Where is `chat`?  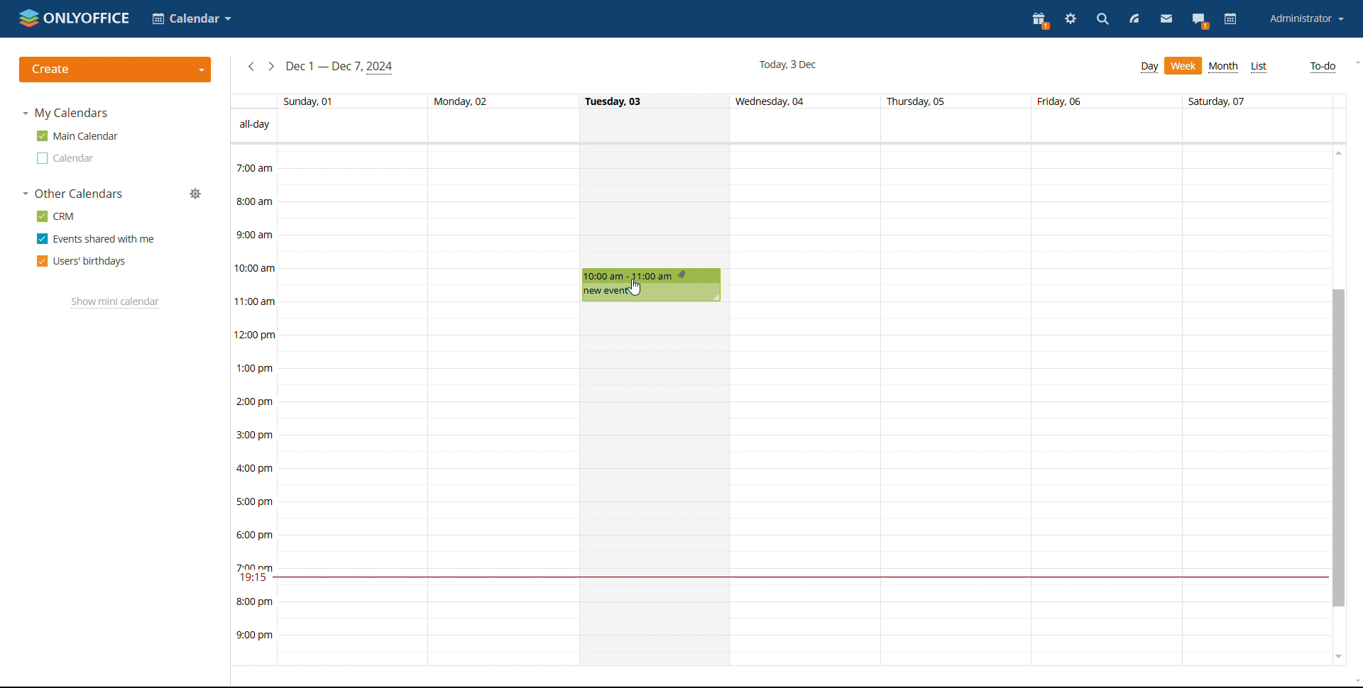
chat is located at coordinates (1200, 20).